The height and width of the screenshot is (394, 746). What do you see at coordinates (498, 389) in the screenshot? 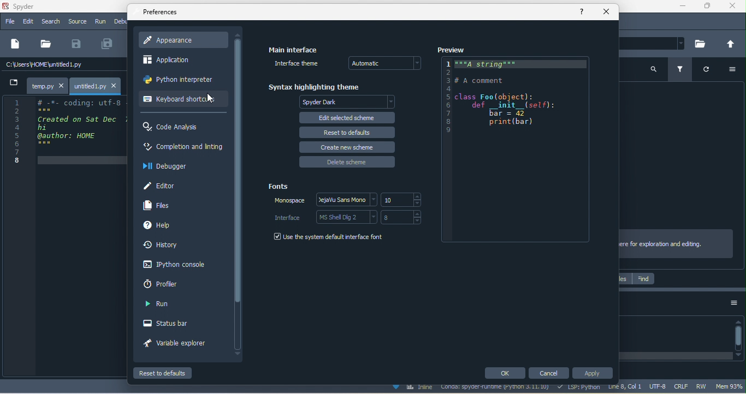
I see `conda spyder runtime` at bounding box center [498, 389].